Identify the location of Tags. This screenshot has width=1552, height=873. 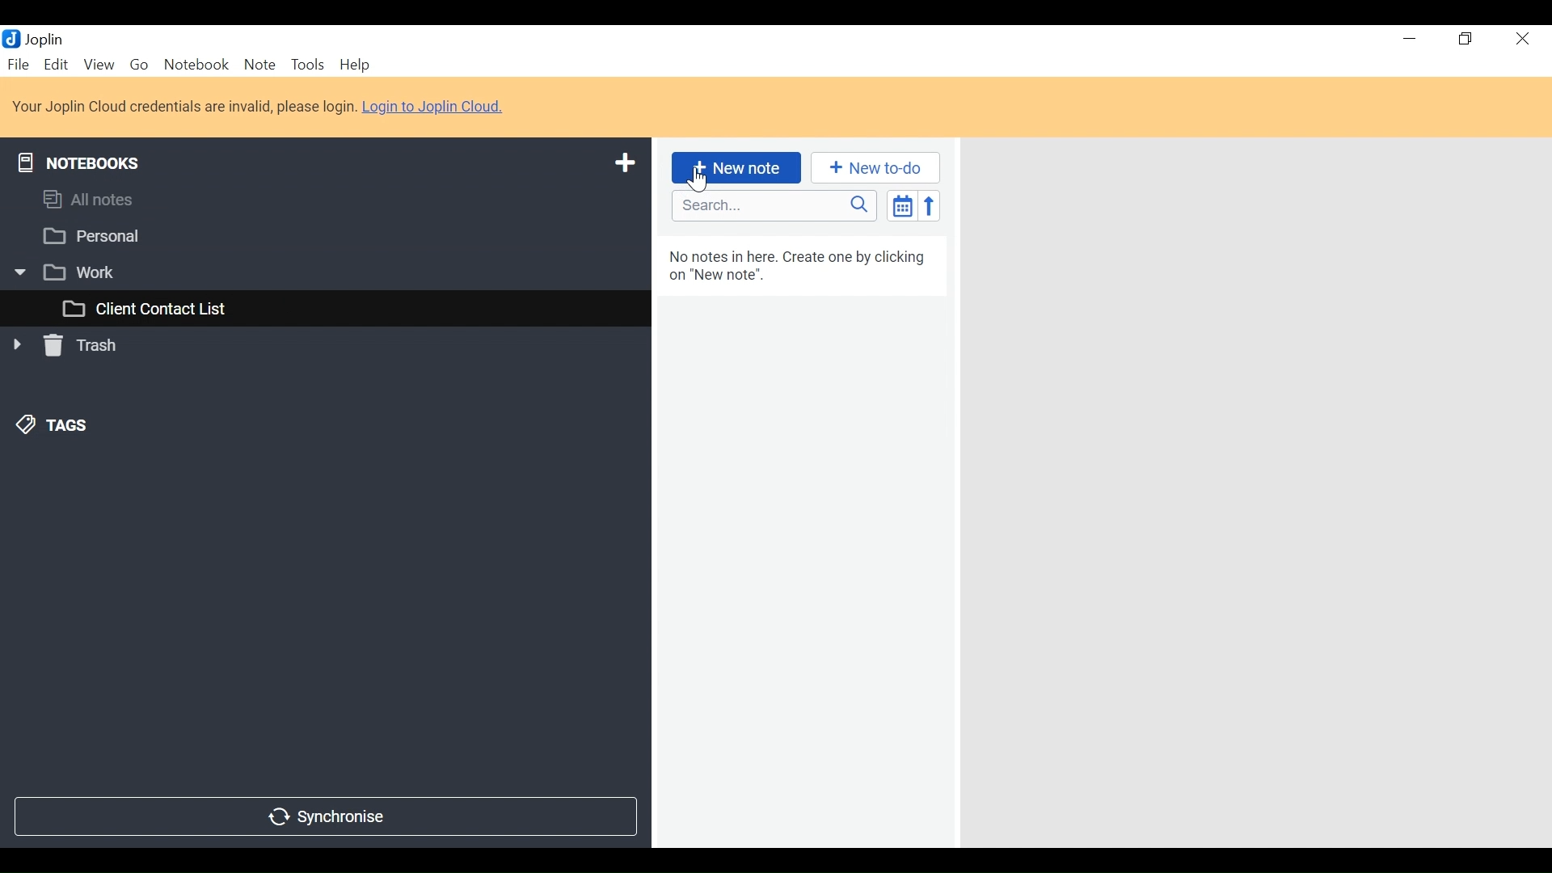
(49, 428).